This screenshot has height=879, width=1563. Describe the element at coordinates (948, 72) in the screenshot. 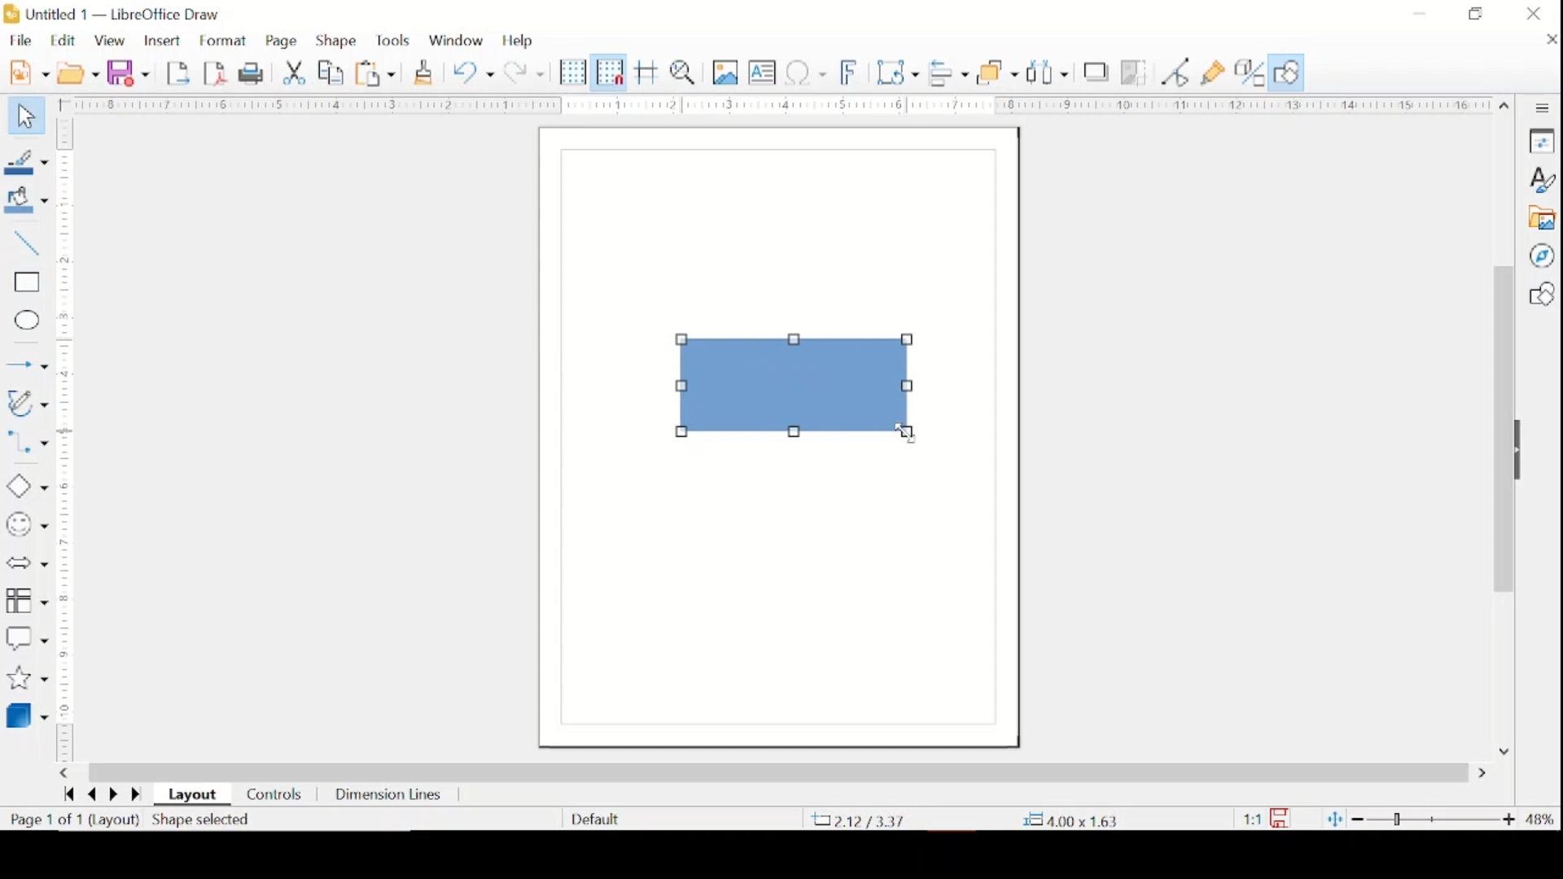

I see `align` at that location.